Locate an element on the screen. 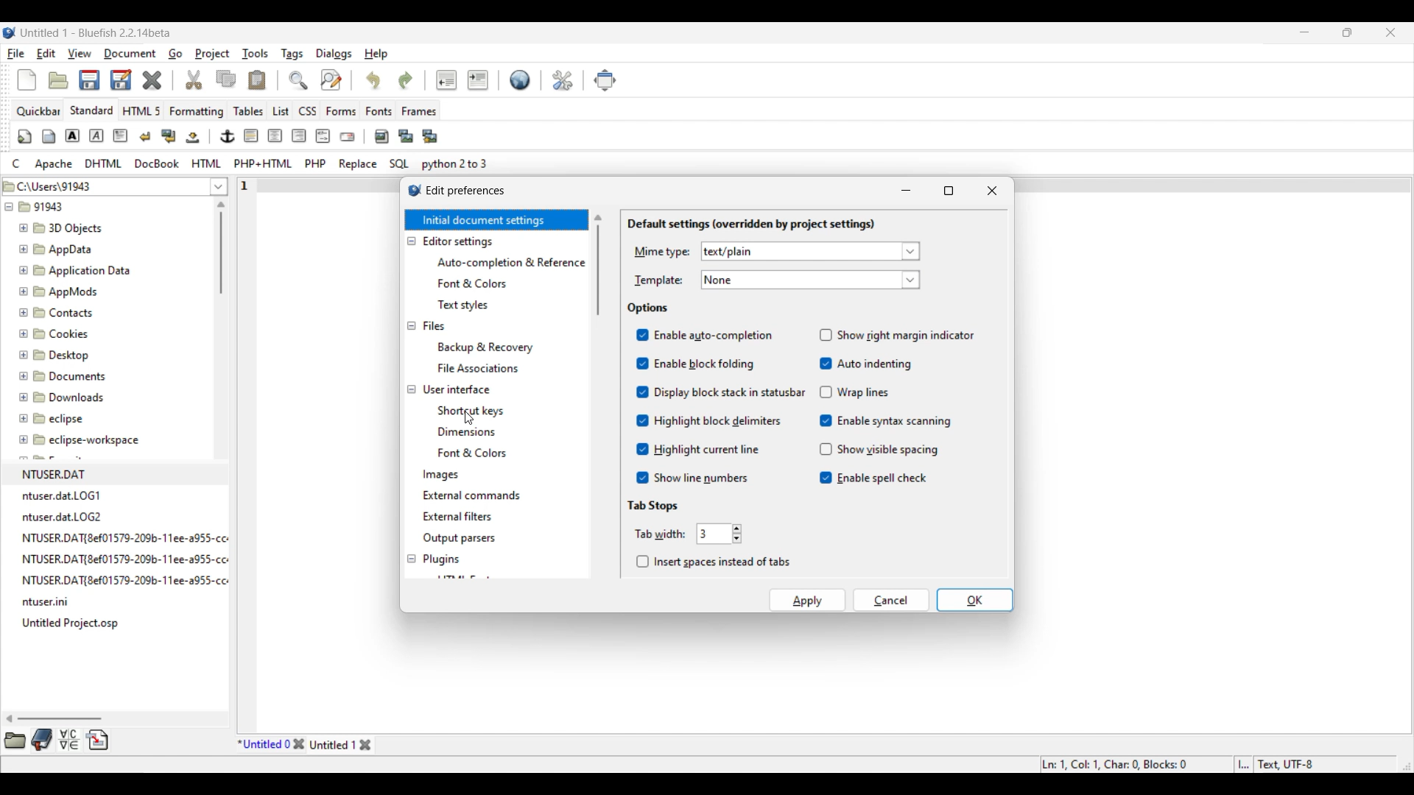  ntuser.ini is located at coordinates (50, 604).